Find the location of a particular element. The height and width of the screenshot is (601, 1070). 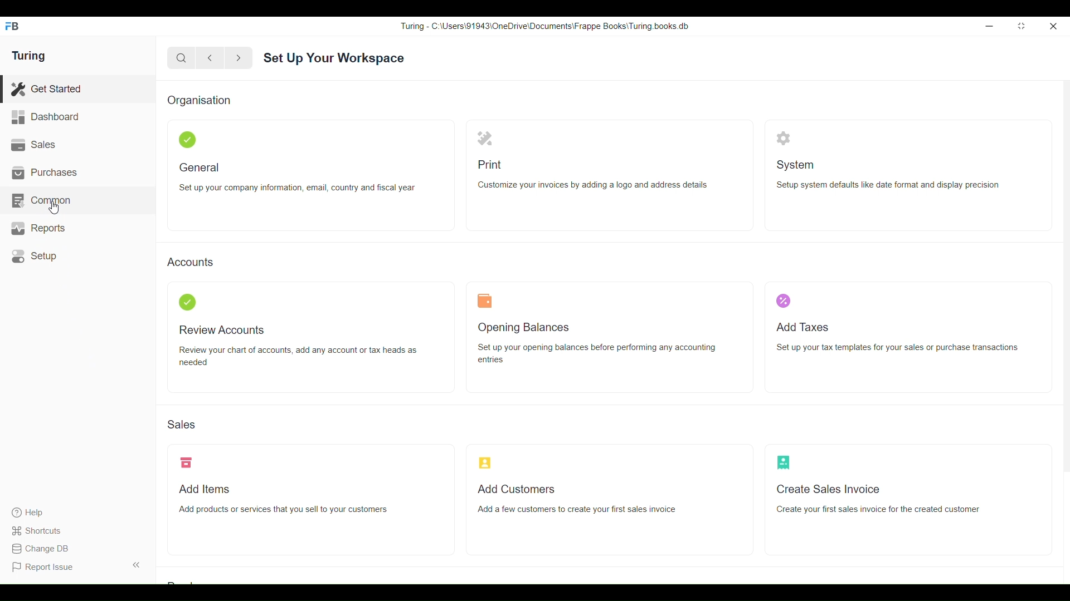

Print Customize your invoices by adding a logo and address details is located at coordinates (591, 175).